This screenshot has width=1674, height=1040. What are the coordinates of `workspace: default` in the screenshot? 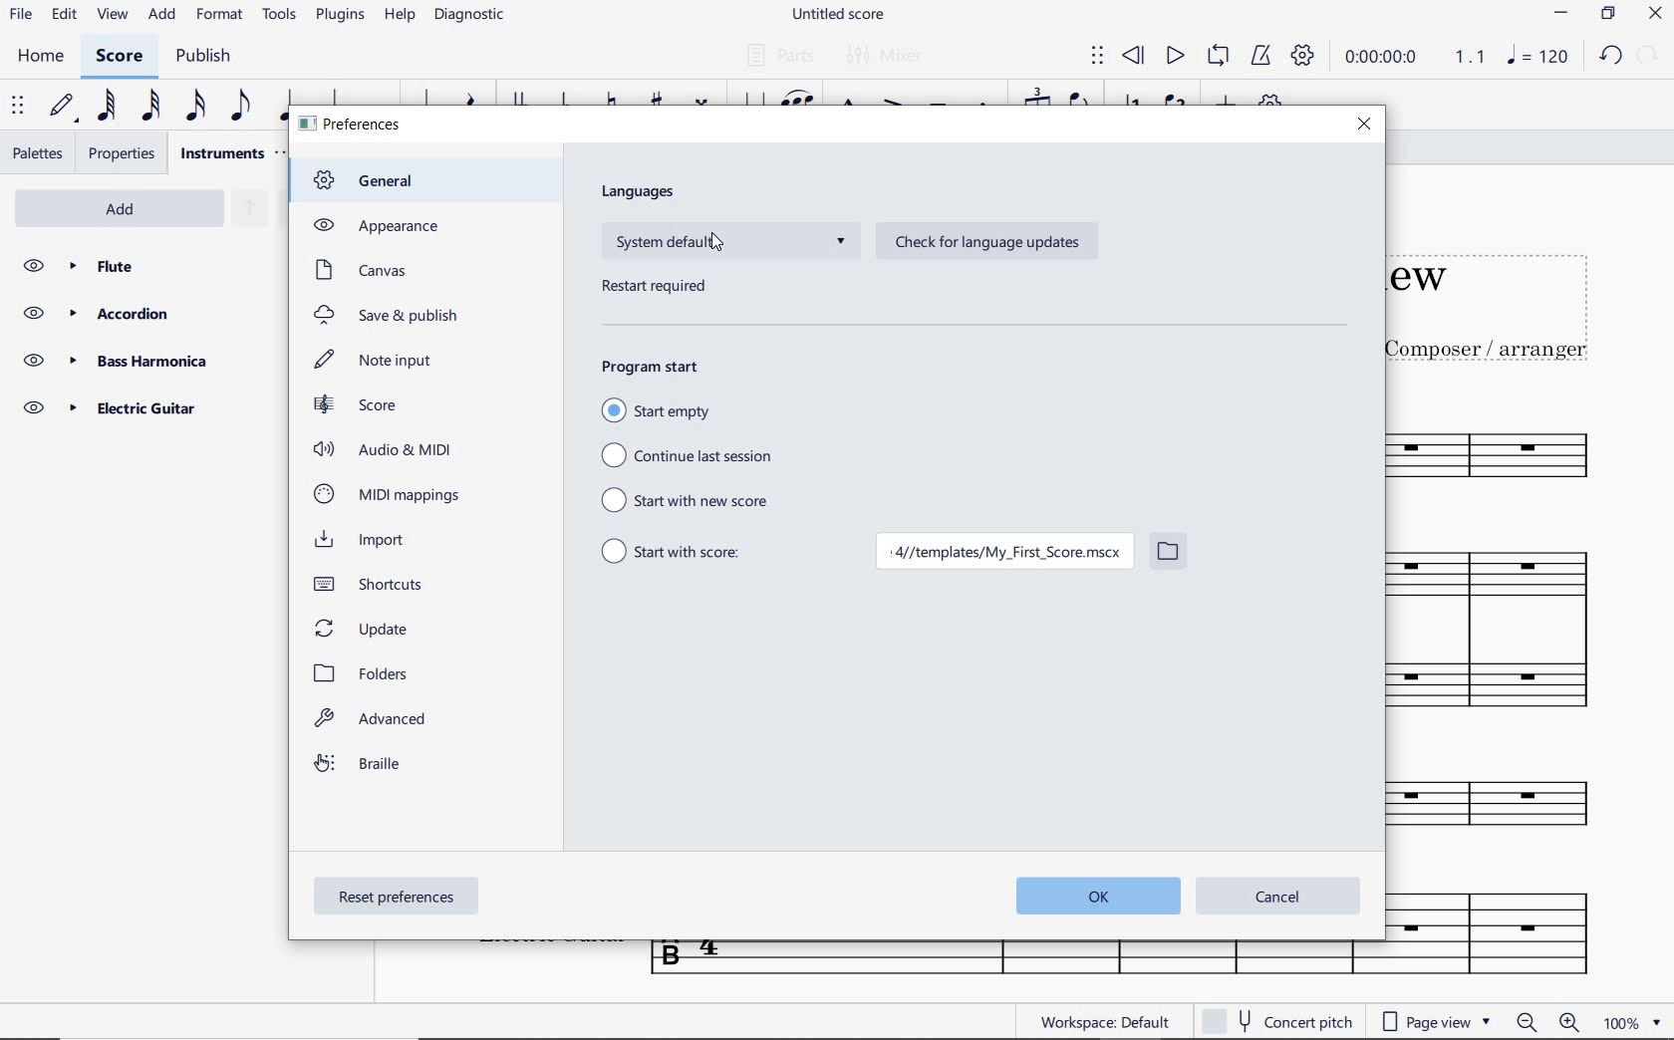 It's located at (1106, 1021).